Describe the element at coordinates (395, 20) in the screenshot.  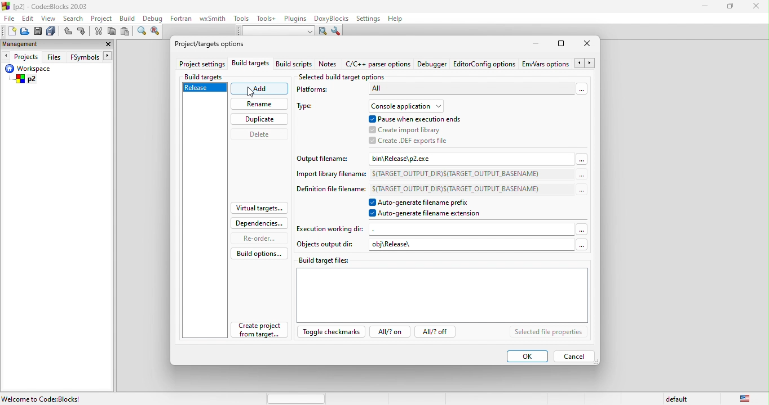
I see `help` at that location.